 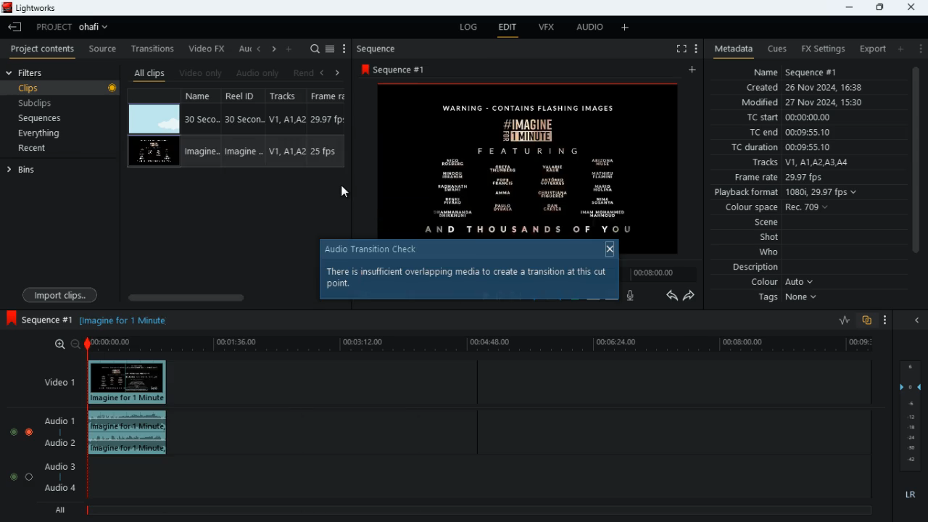 What do you see at coordinates (908, 495) in the screenshot?
I see `LR` at bounding box center [908, 495].